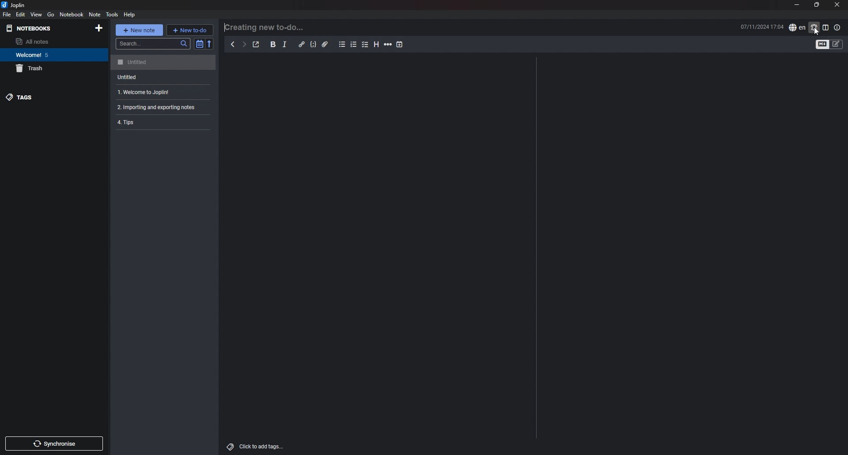  I want to click on minimize, so click(796, 4).